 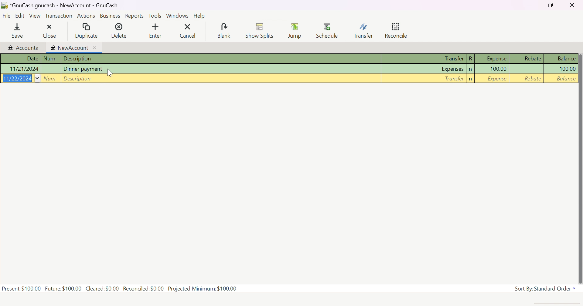 I want to click on Accounts, so click(x=23, y=47).